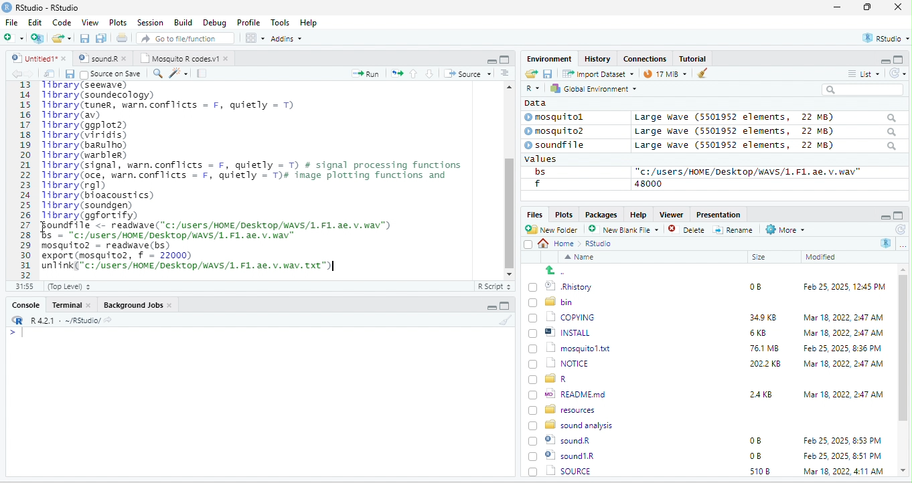 The height and width of the screenshot is (483, 912). I want to click on brush, so click(699, 74).